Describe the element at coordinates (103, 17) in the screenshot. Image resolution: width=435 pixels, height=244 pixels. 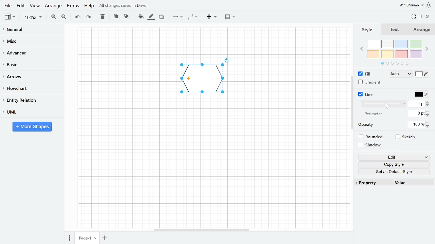
I see `Delete` at that location.